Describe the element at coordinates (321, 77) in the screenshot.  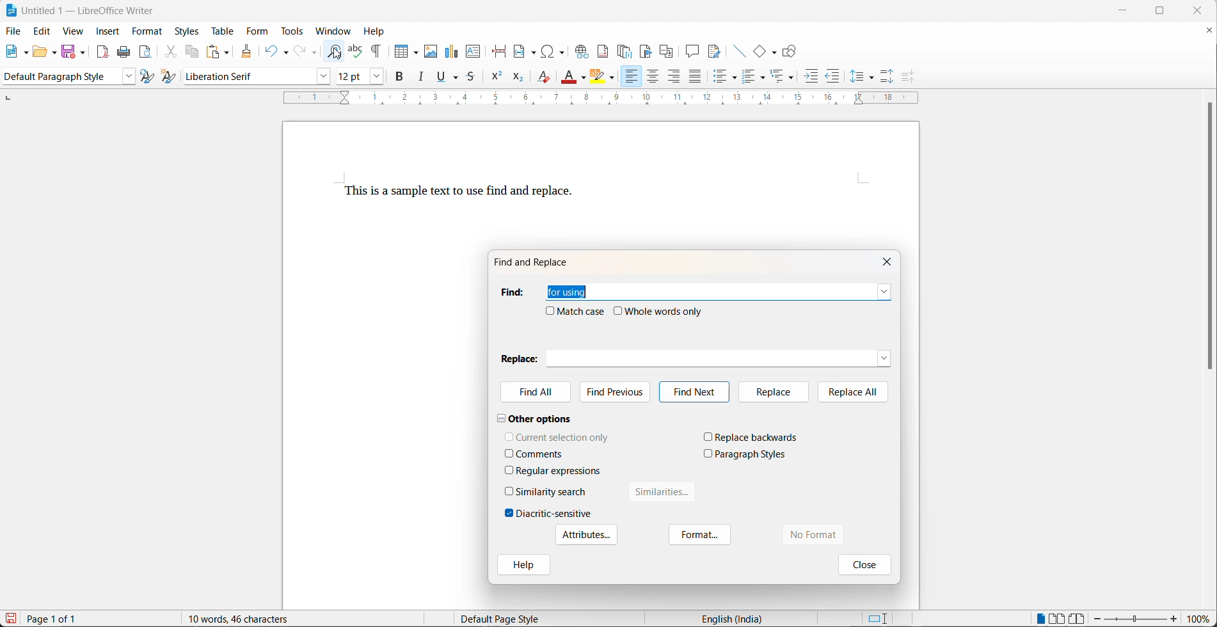
I see `font name options` at that location.